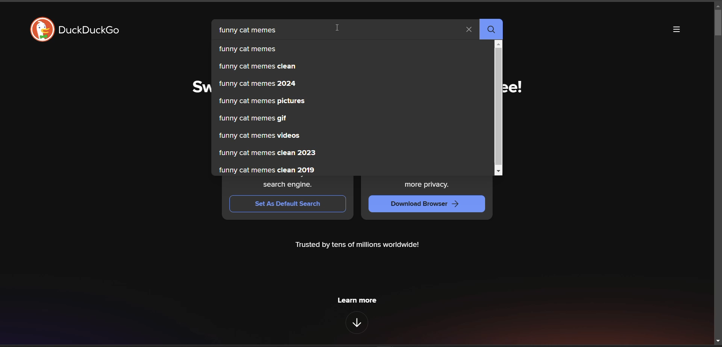  Describe the element at coordinates (262, 102) in the screenshot. I see `funny cat memes pictures` at that location.